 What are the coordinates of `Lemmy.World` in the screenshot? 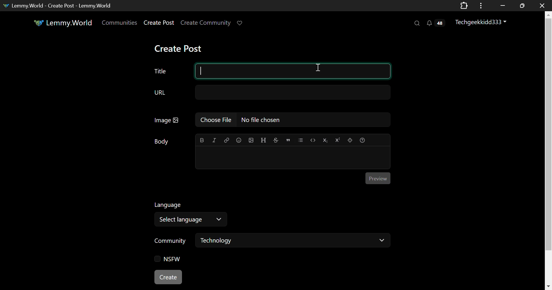 It's located at (62, 23).